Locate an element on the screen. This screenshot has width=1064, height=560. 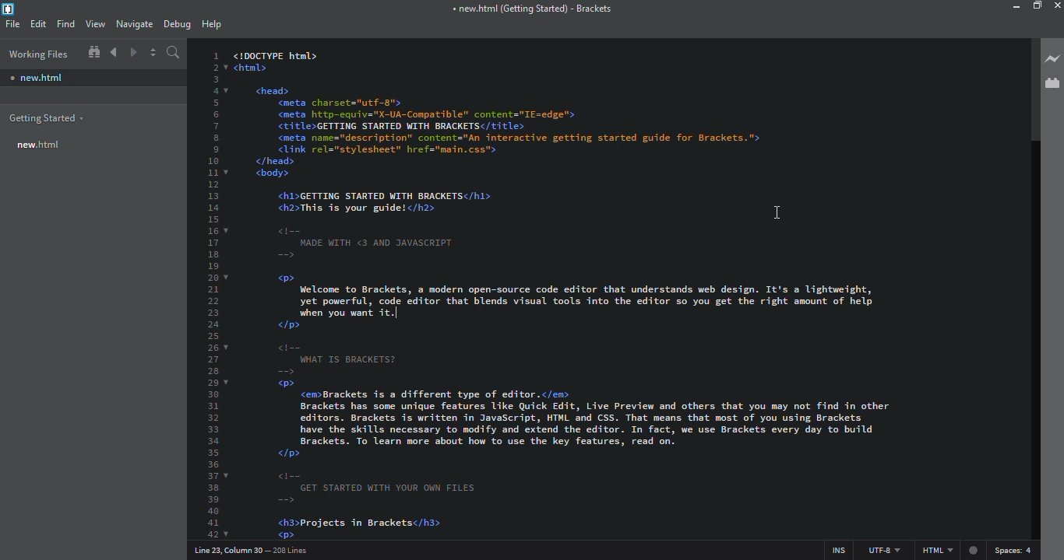
working files is located at coordinates (37, 54).